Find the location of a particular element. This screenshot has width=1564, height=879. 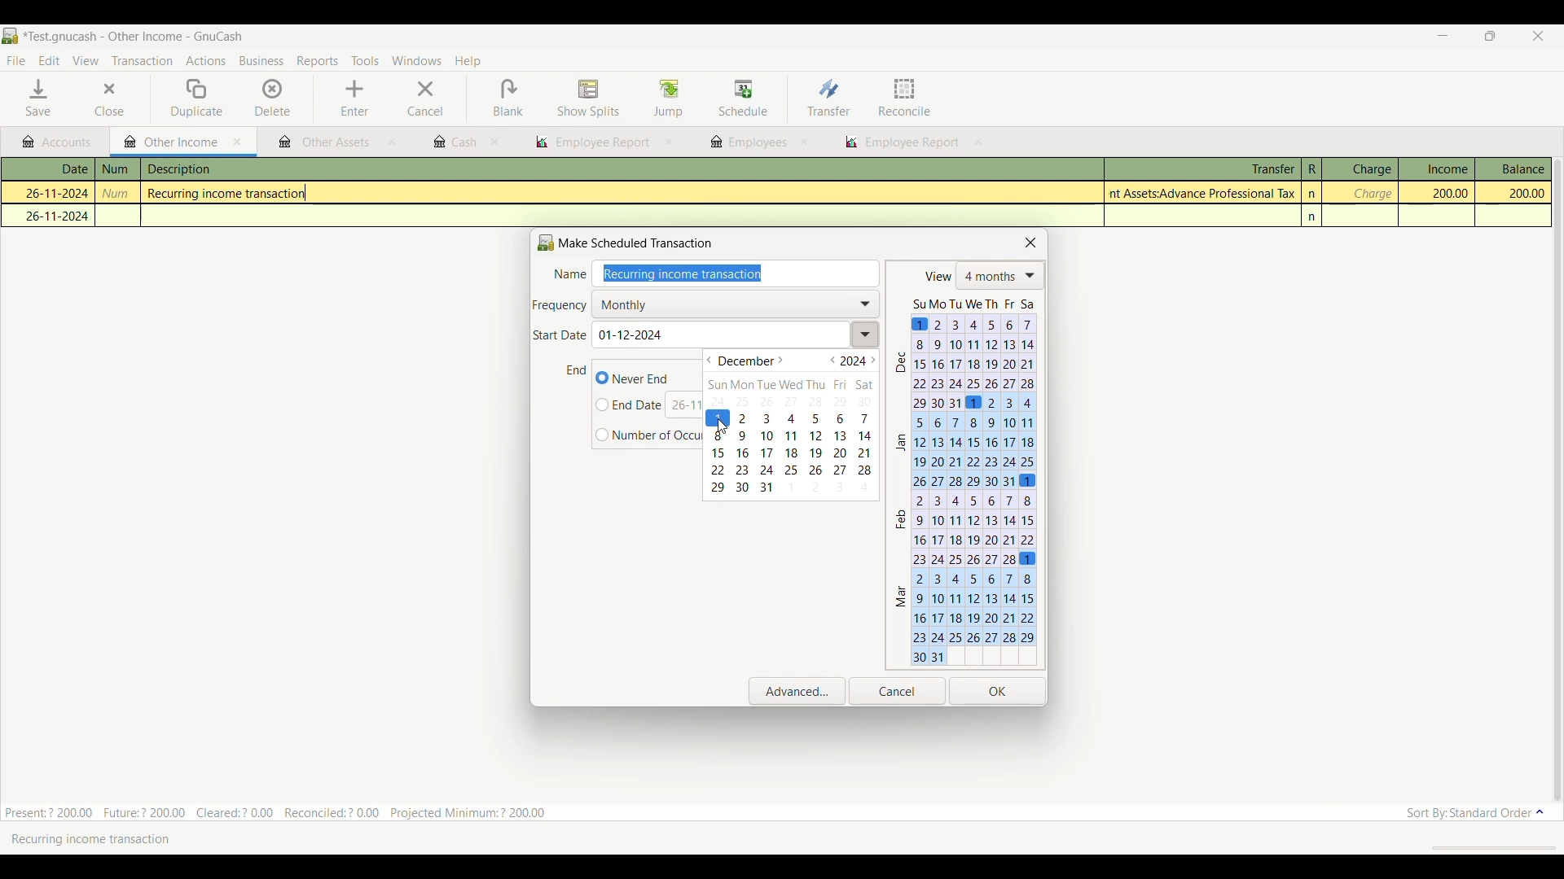

num is located at coordinates (117, 169).